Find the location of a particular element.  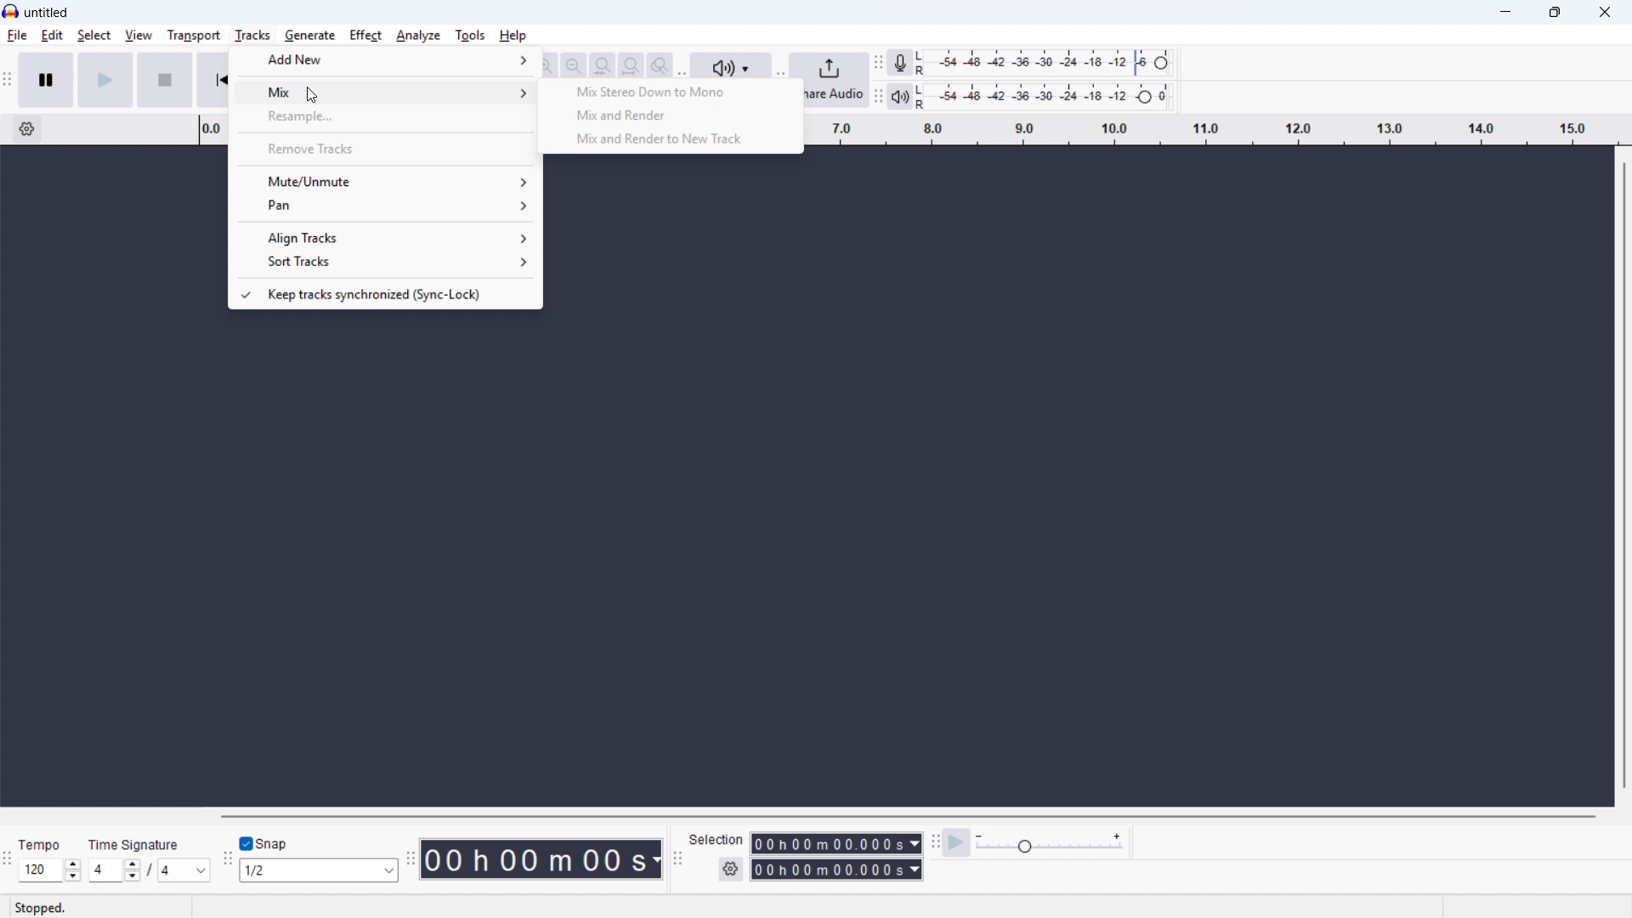

Effect  is located at coordinates (365, 35).